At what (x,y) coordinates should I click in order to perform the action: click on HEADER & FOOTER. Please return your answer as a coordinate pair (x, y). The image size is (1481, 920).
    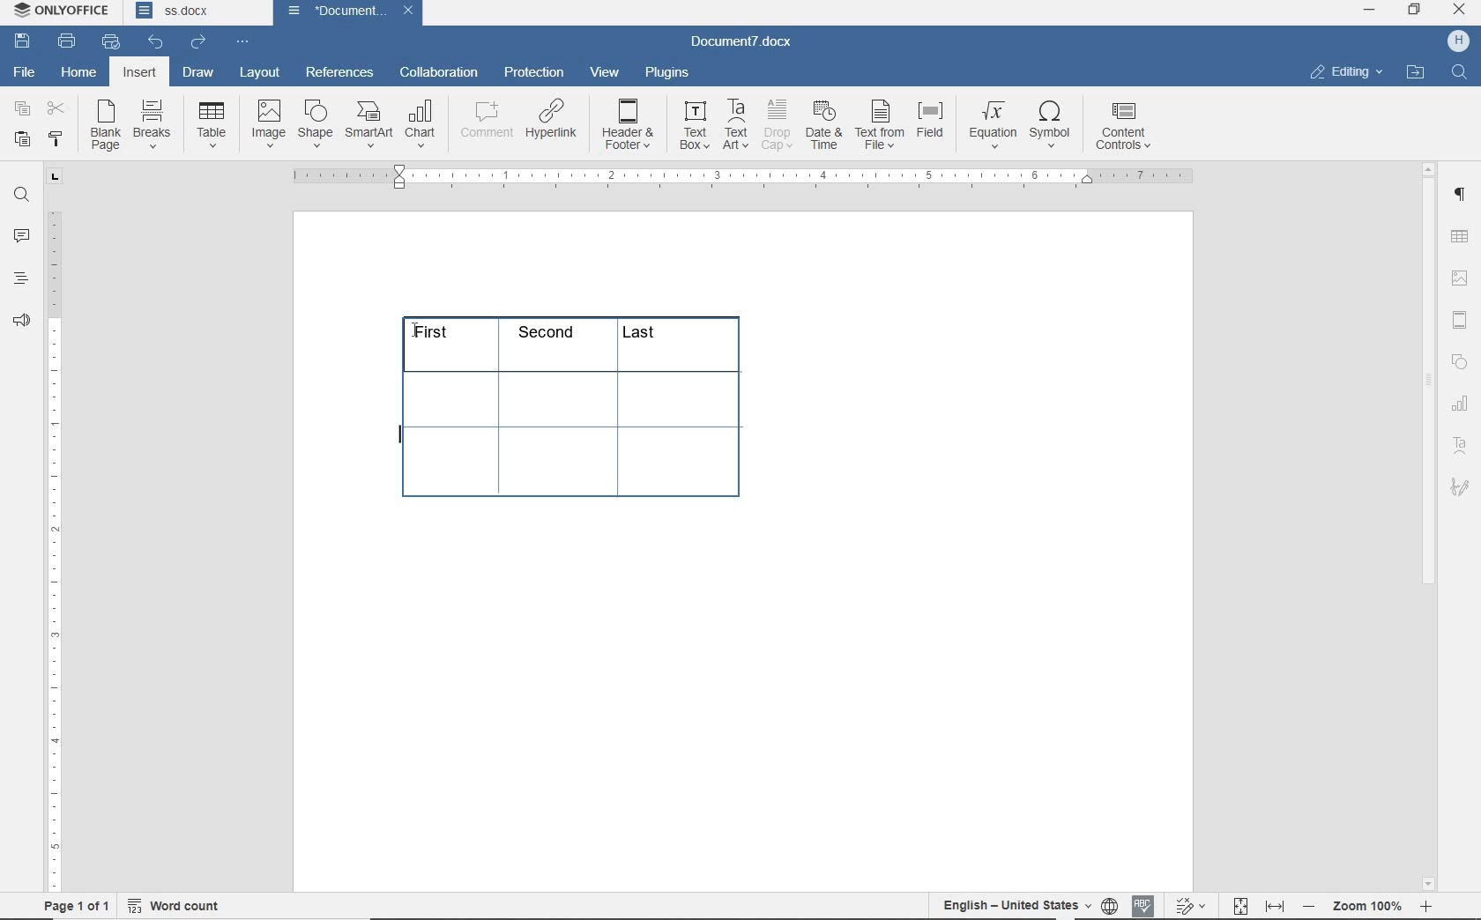
    Looking at the image, I should click on (1459, 321).